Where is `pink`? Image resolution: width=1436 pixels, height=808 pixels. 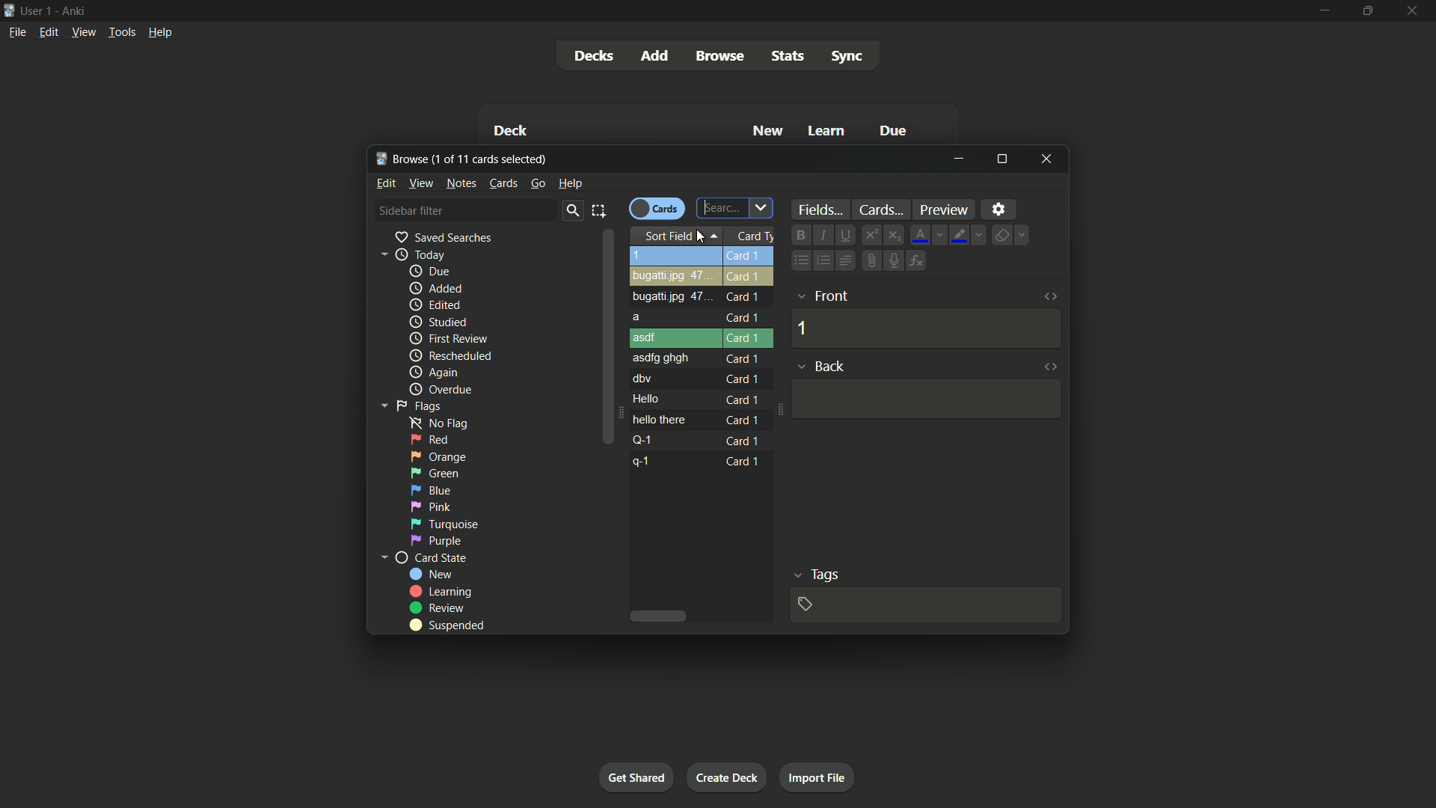 pink is located at coordinates (431, 507).